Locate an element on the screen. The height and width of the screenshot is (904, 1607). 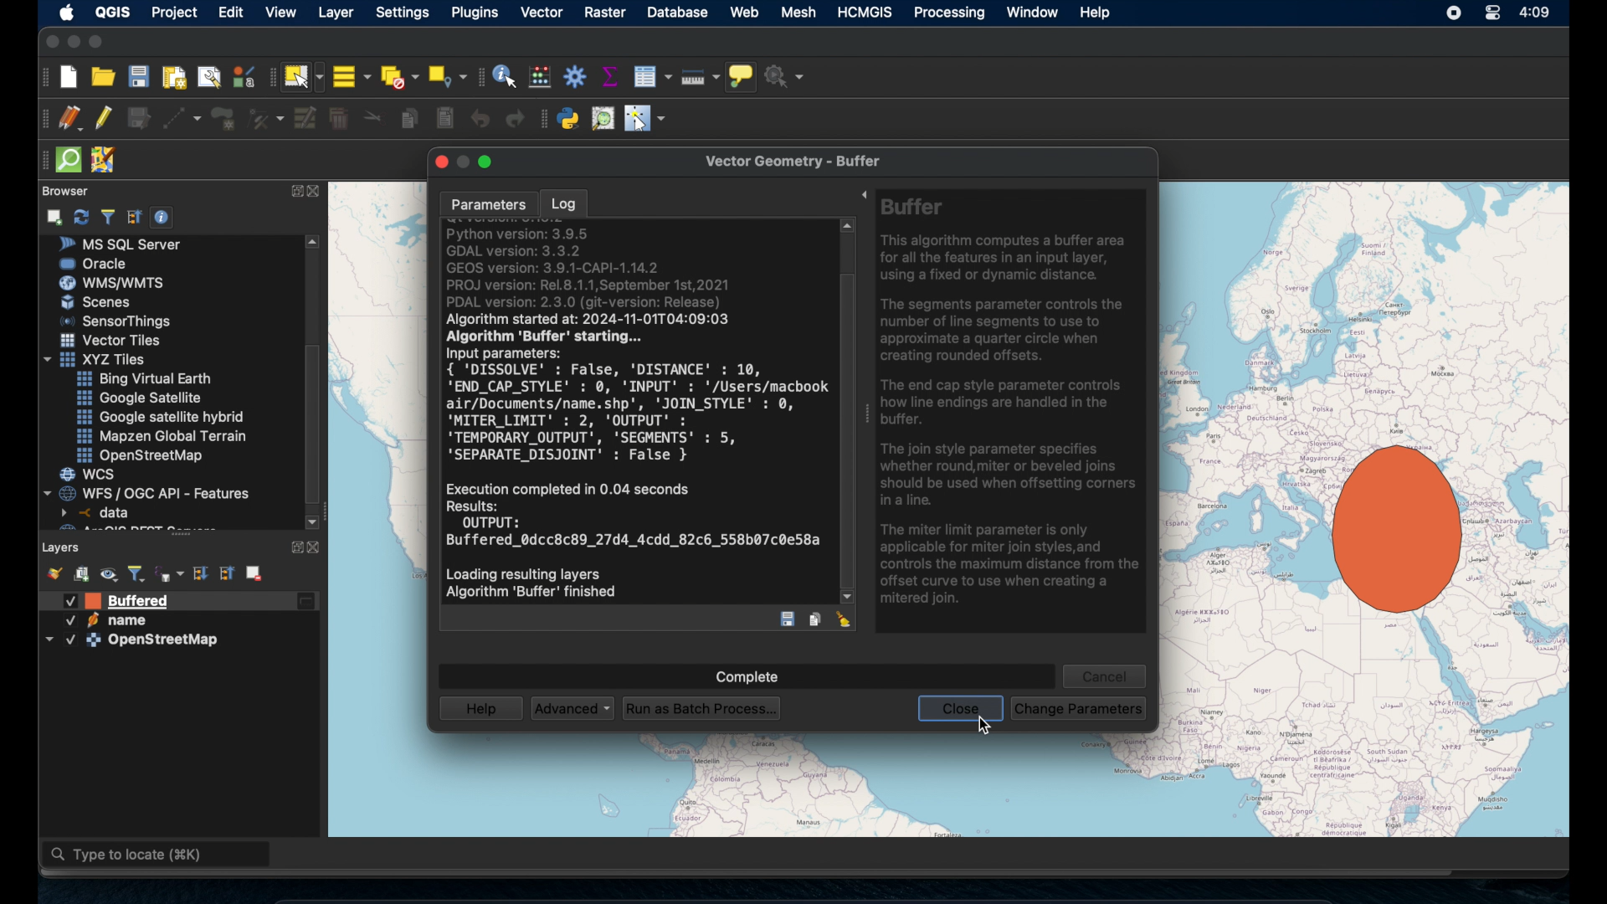
hidden text is located at coordinates (124, 527).